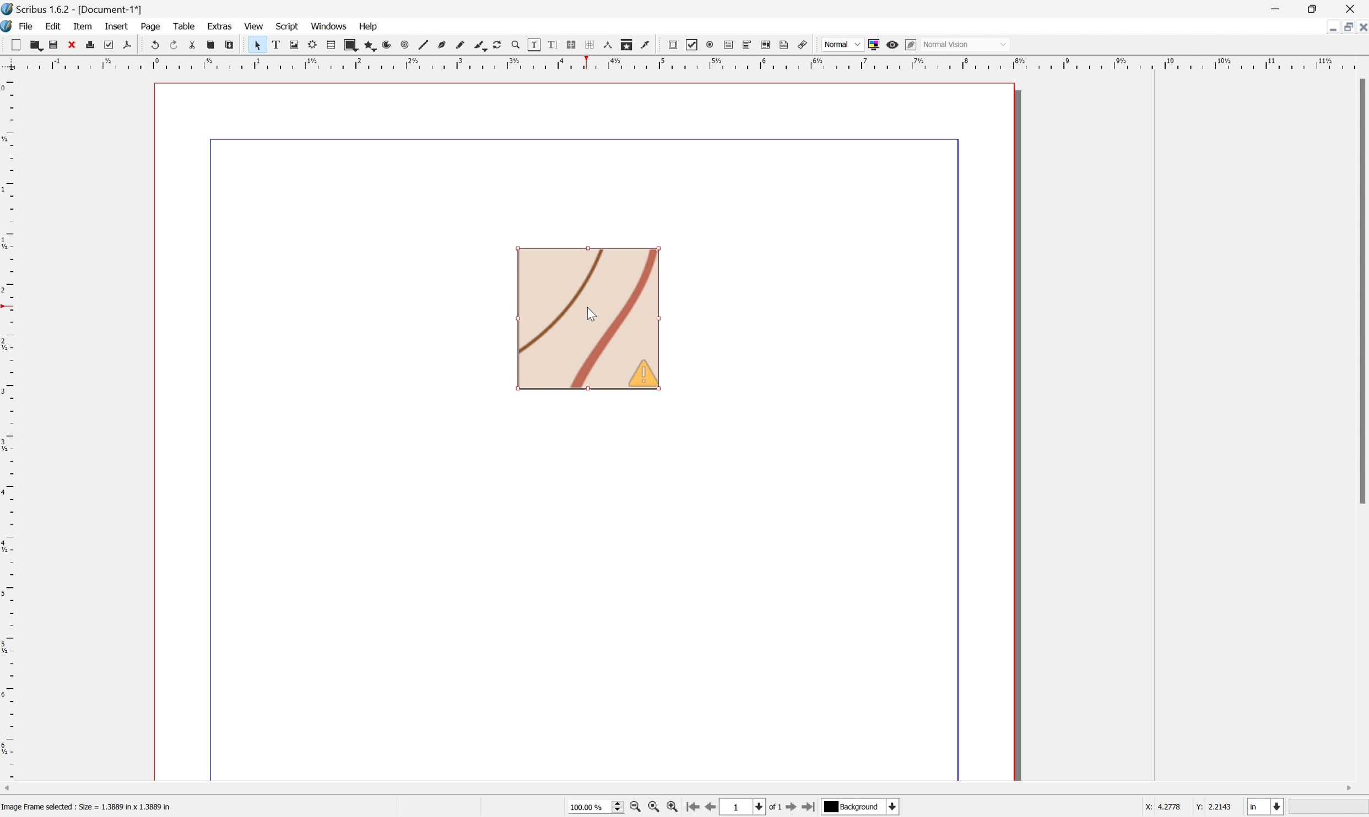  What do you see at coordinates (684, 786) in the screenshot?
I see `Scroll bar` at bounding box center [684, 786].